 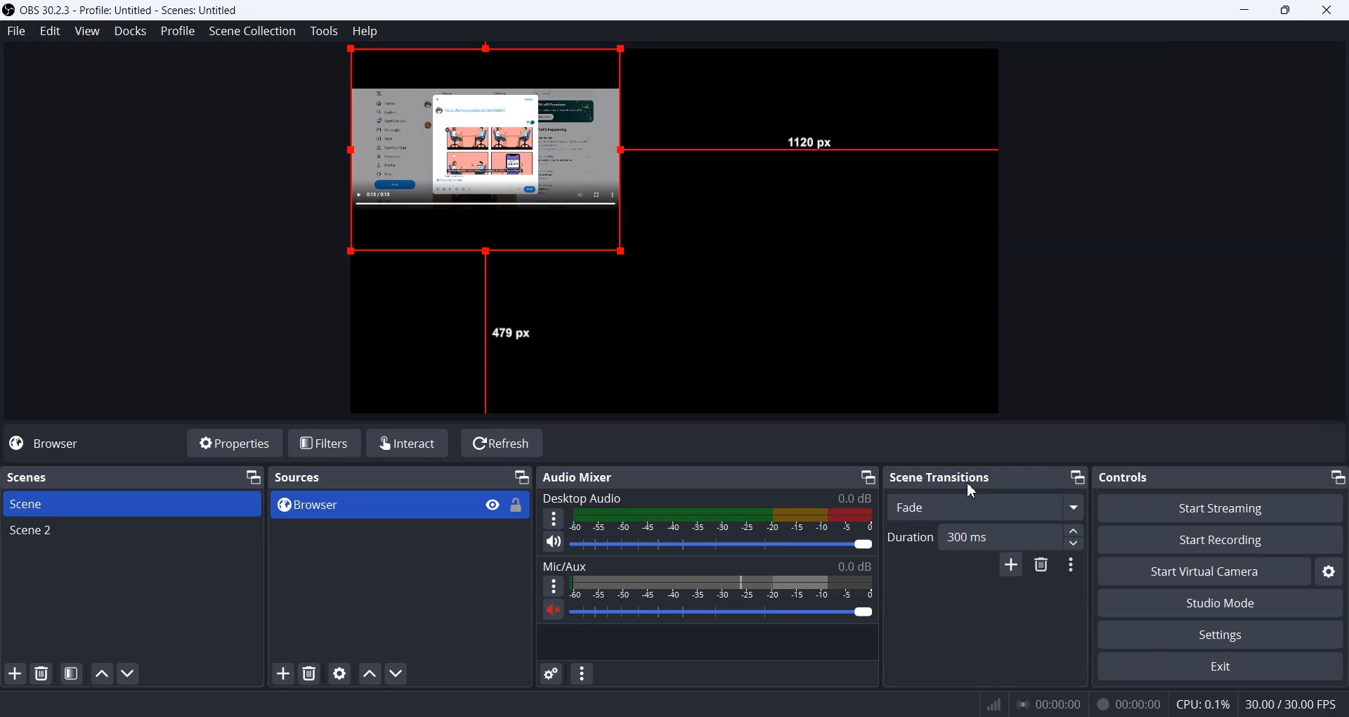 I want to click on Start Recording, so click(x=1222, y=539).